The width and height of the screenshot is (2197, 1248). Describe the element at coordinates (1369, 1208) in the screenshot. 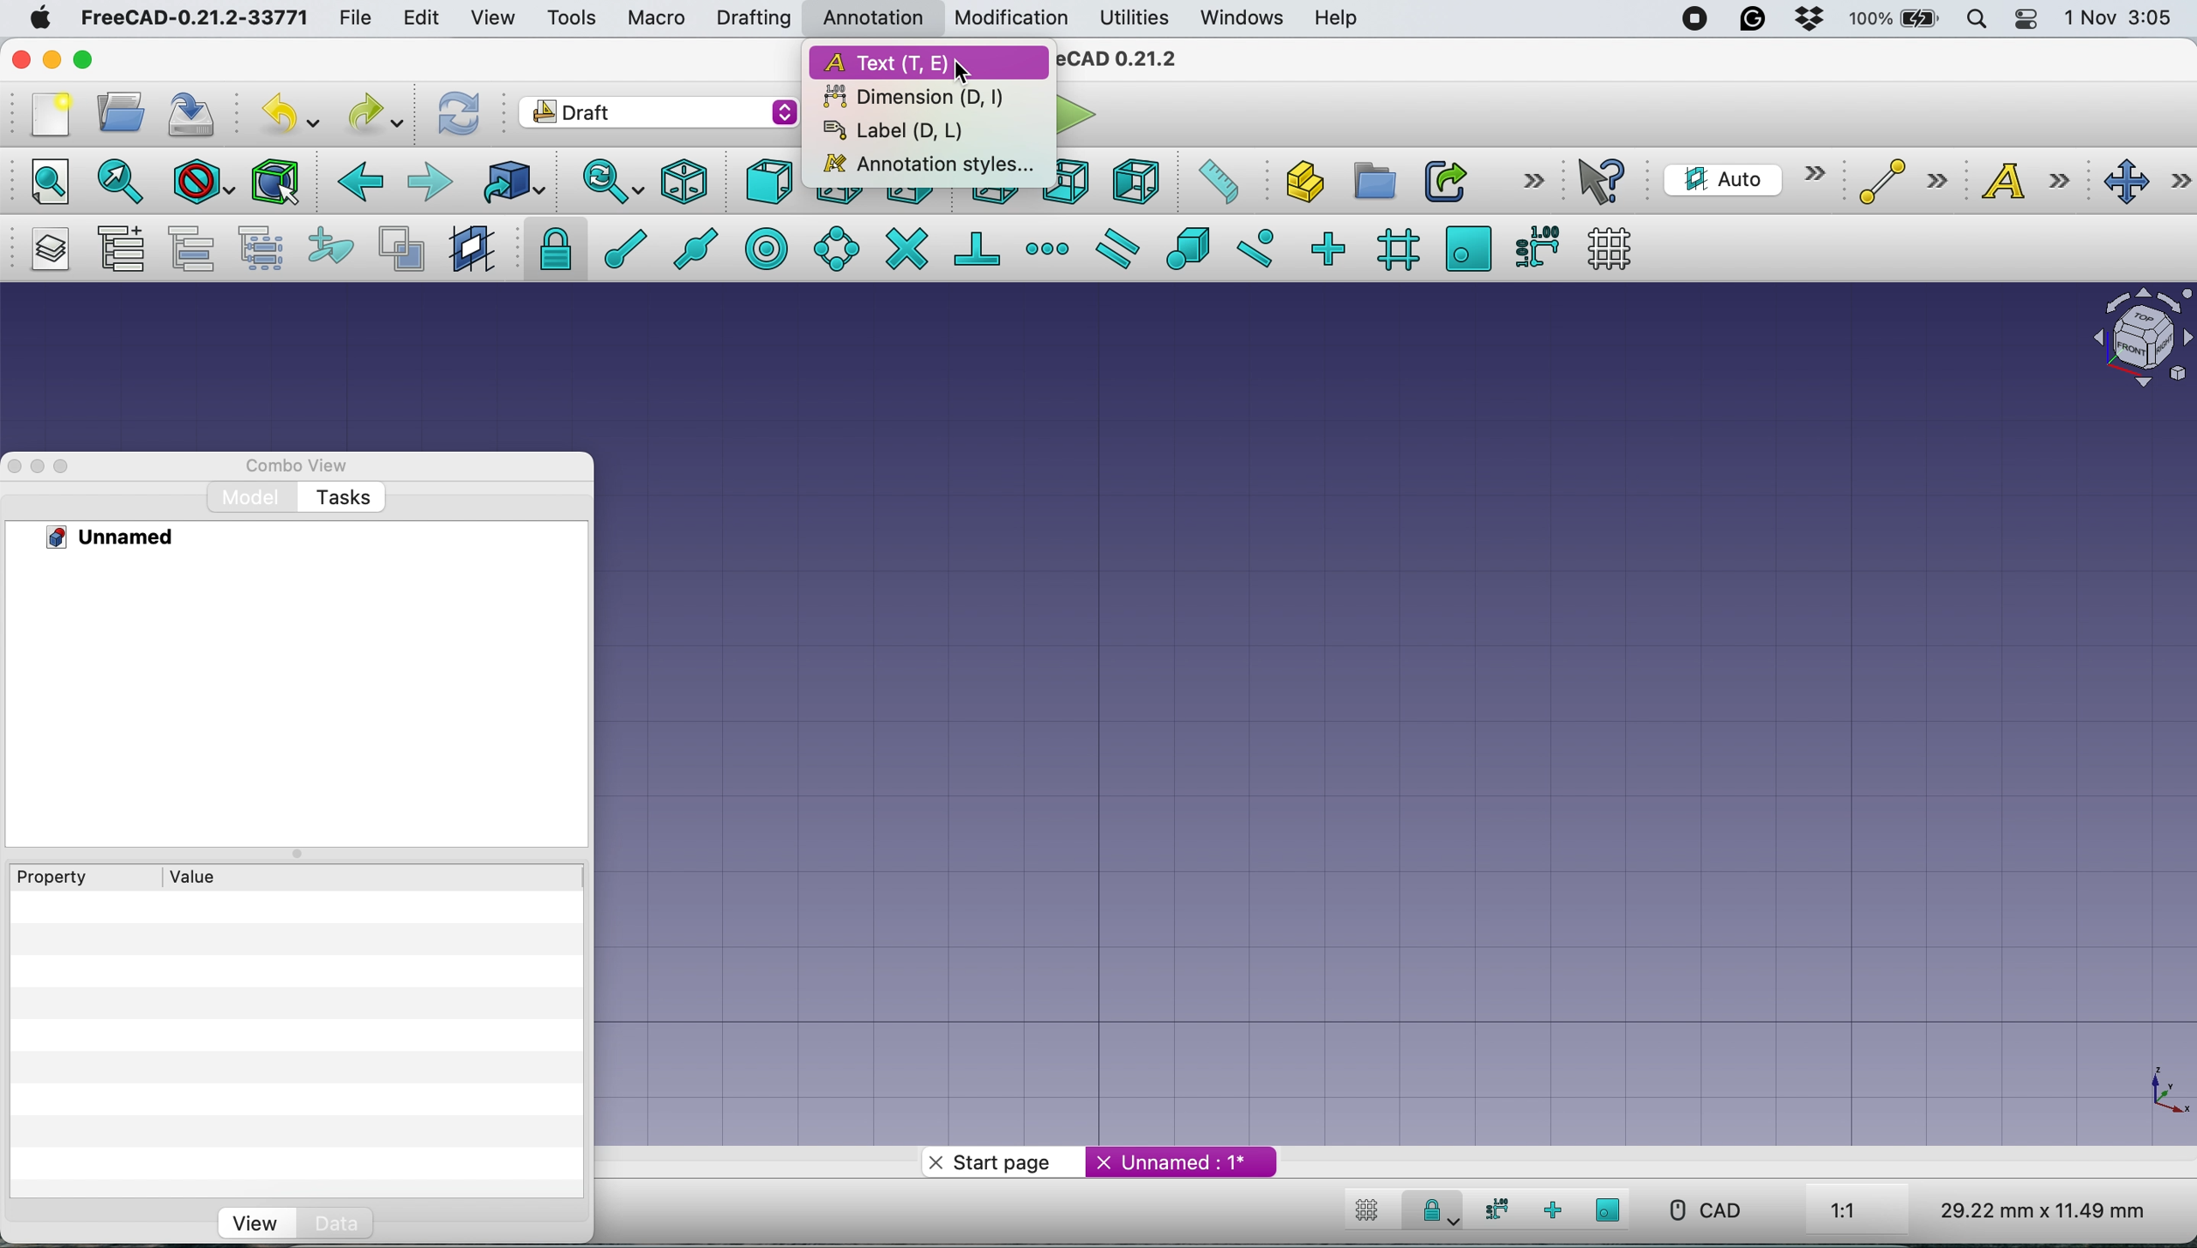

I see `toggle grid` at that location.